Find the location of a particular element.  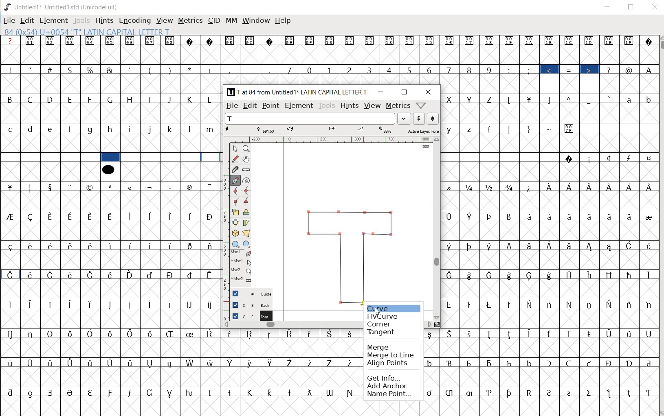

Symbol is located at coordinates (111, 363).